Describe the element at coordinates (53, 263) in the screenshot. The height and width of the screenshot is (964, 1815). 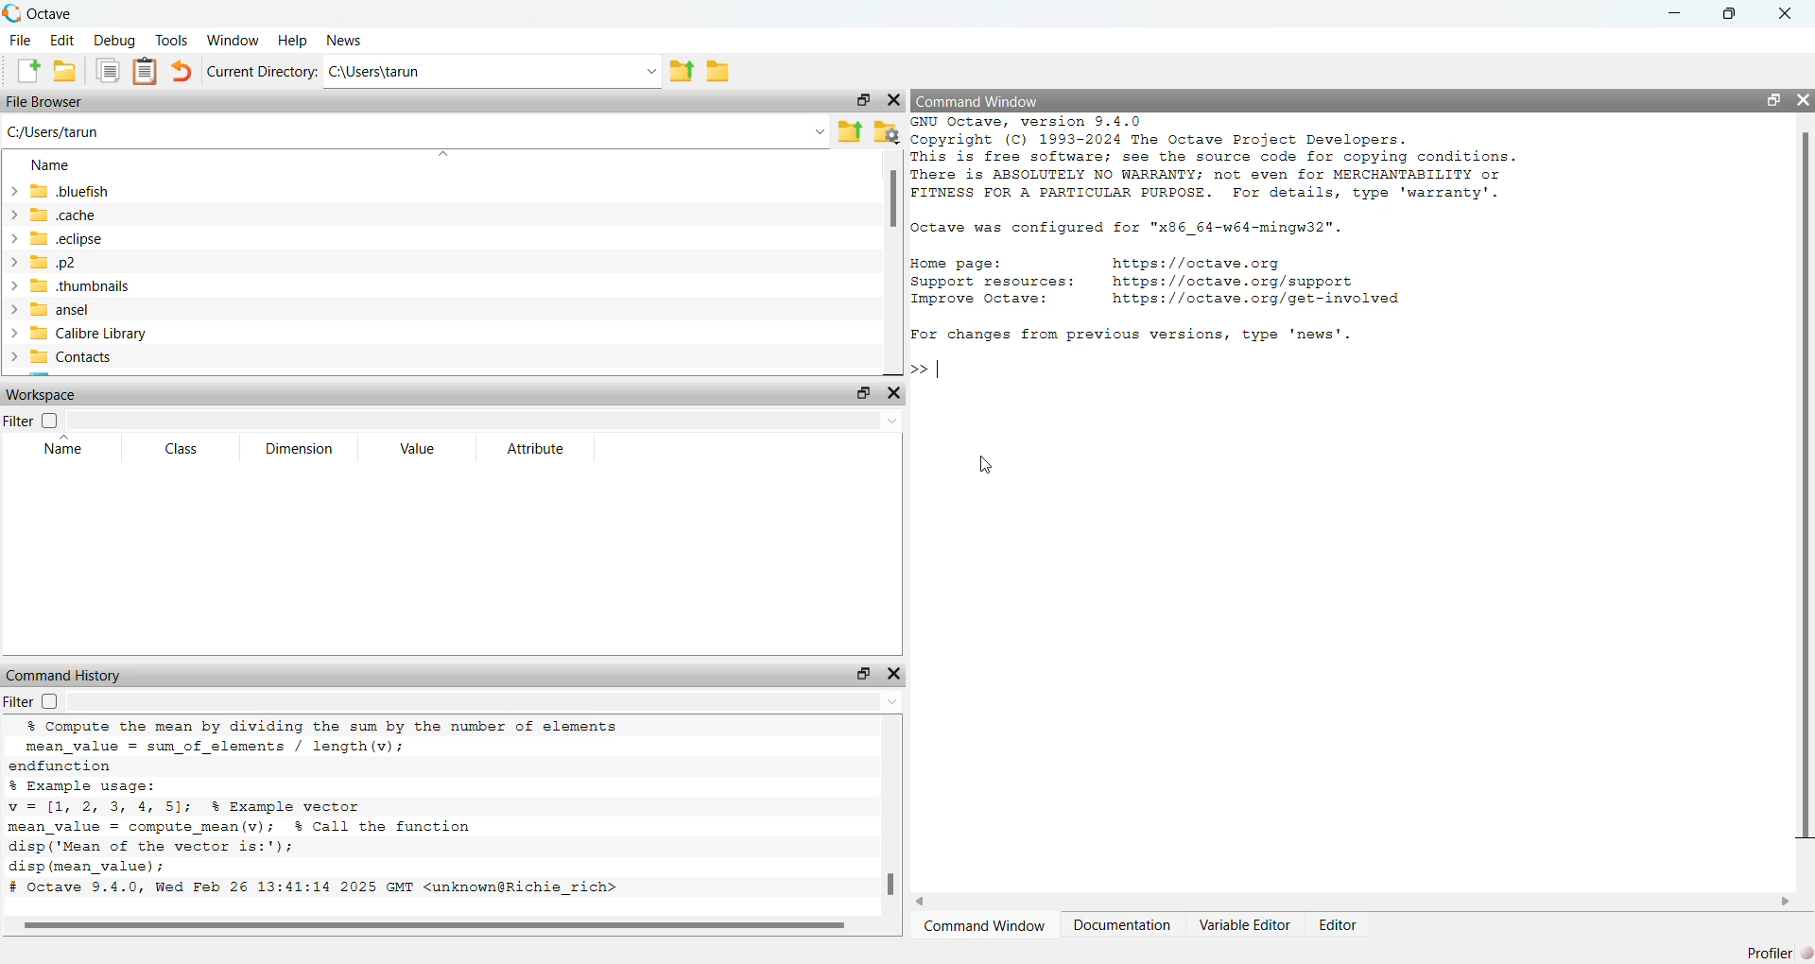
I see `.p2` at that location.